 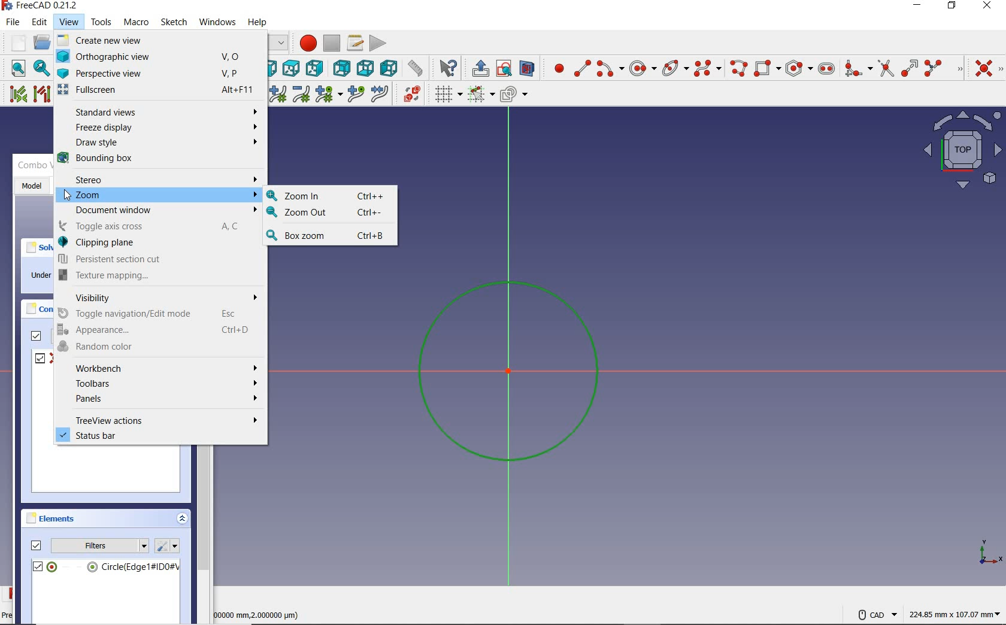 I want to click on decrease B-Spline degree, so click(x=300, y=94).